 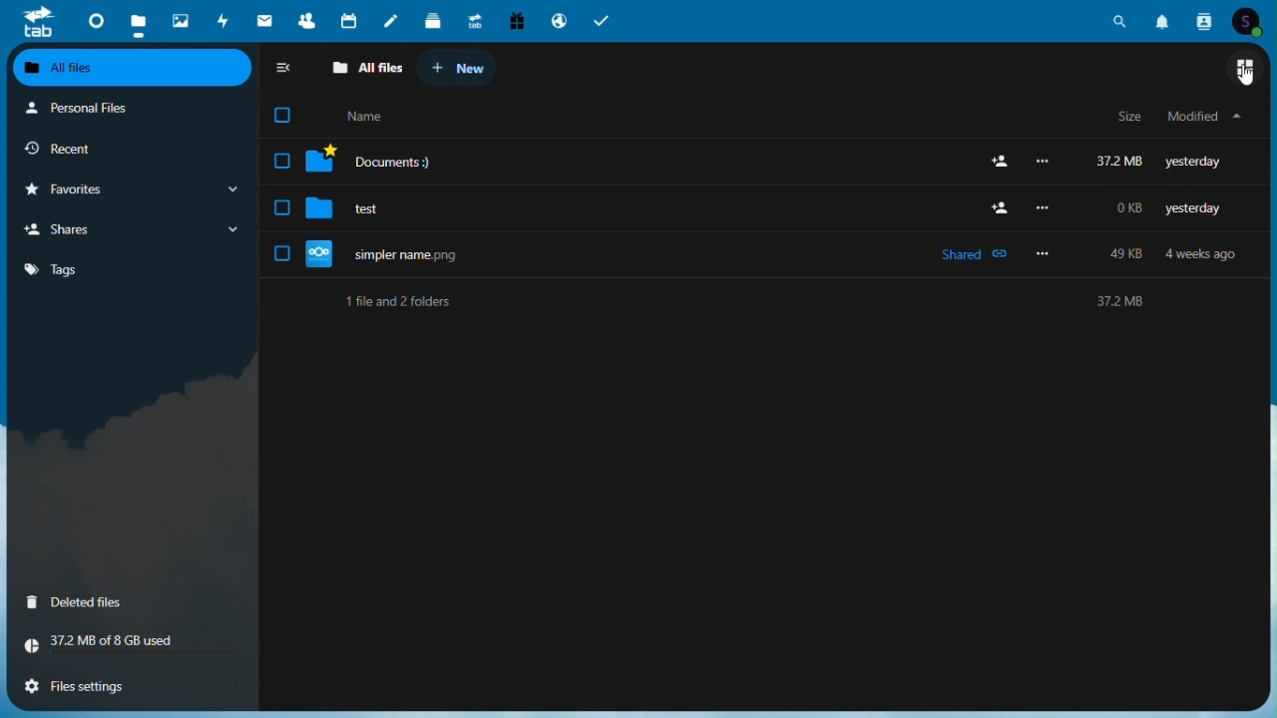 What do you see at coordinates (134, 150) in the screenshot?
I see `Recent` at bounding box center [134, 150].